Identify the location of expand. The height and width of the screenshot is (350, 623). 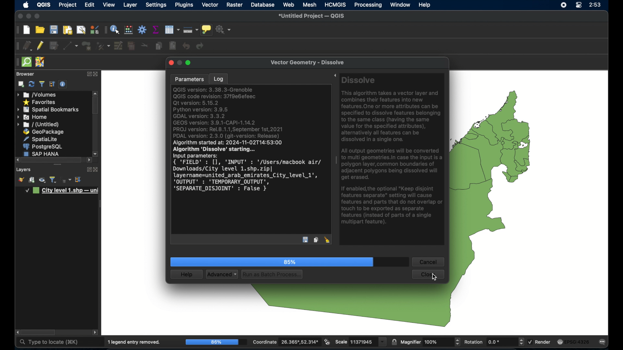
(88, 73).